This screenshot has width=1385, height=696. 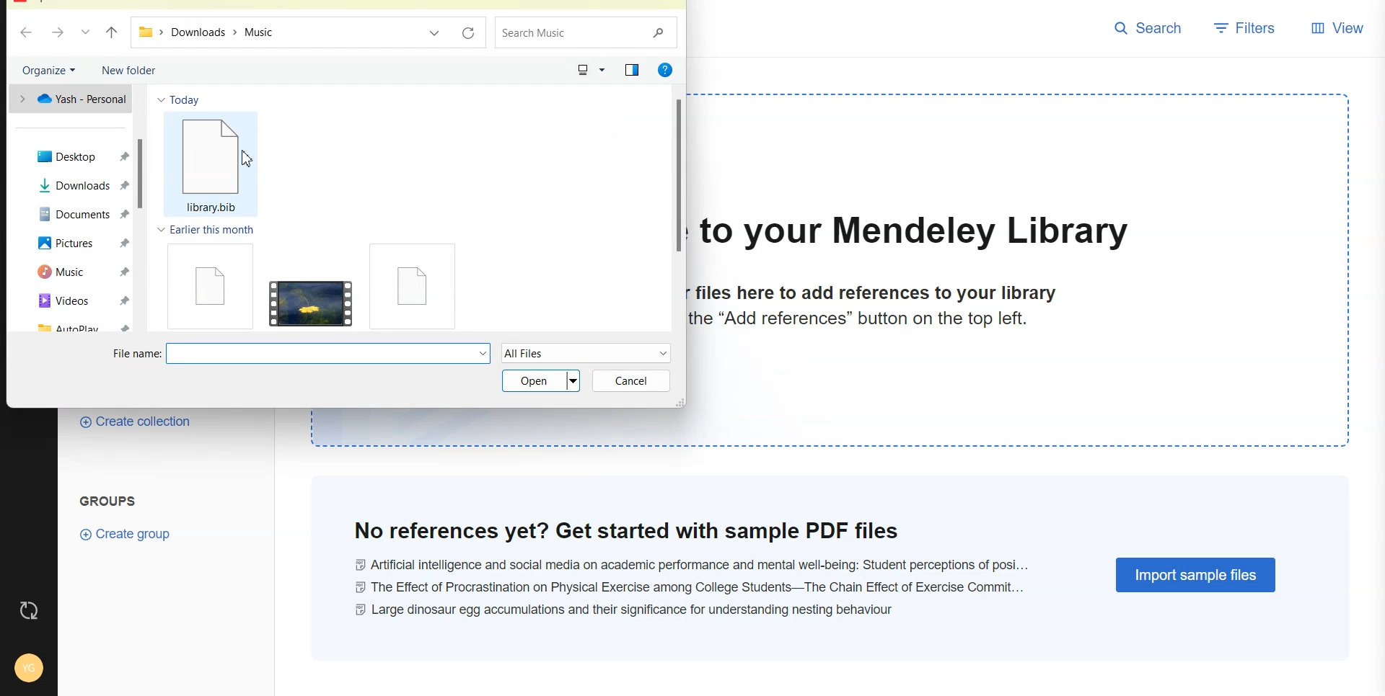 What do you see at coordinates (84, 32) in the screenshot?
I see `Recent file` at bounding box center [84, 32].